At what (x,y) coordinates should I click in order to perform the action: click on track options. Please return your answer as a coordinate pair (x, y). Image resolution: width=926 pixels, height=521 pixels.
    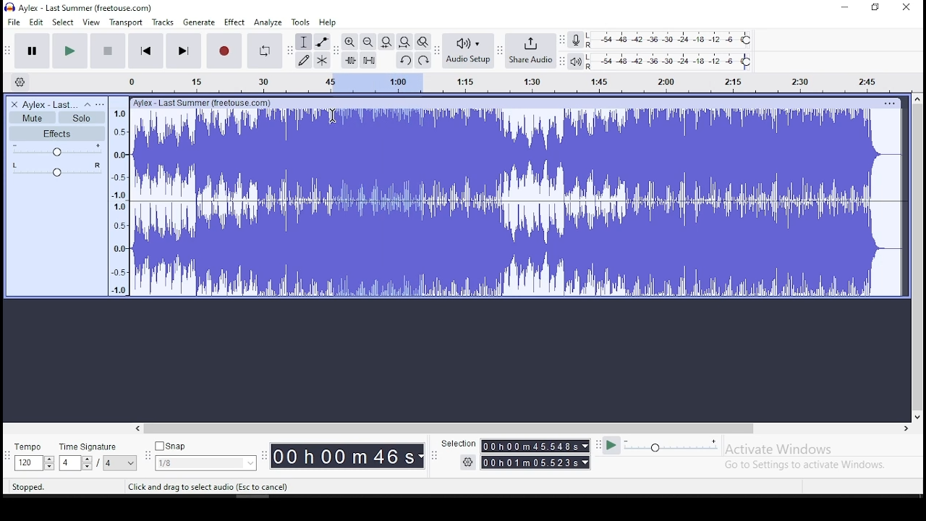
    Looking at the image, I should click on (891, 103).